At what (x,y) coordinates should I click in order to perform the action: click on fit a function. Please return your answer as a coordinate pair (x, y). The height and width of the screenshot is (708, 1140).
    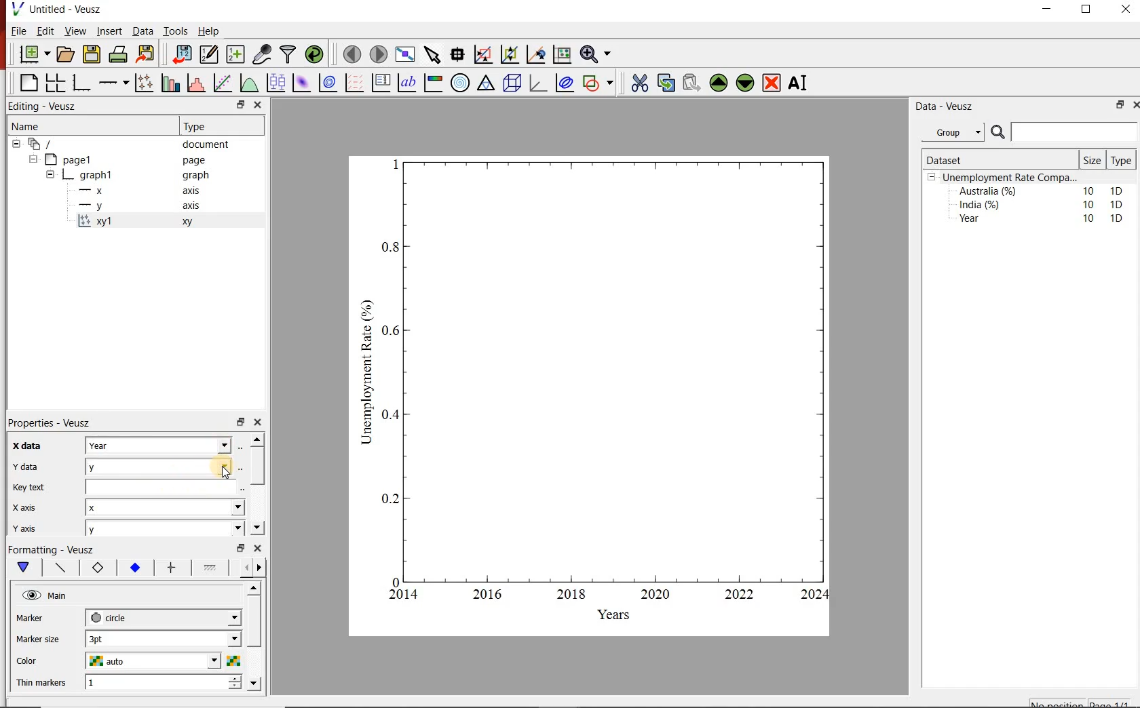
    Looking at the image, I should click on (222, 83).